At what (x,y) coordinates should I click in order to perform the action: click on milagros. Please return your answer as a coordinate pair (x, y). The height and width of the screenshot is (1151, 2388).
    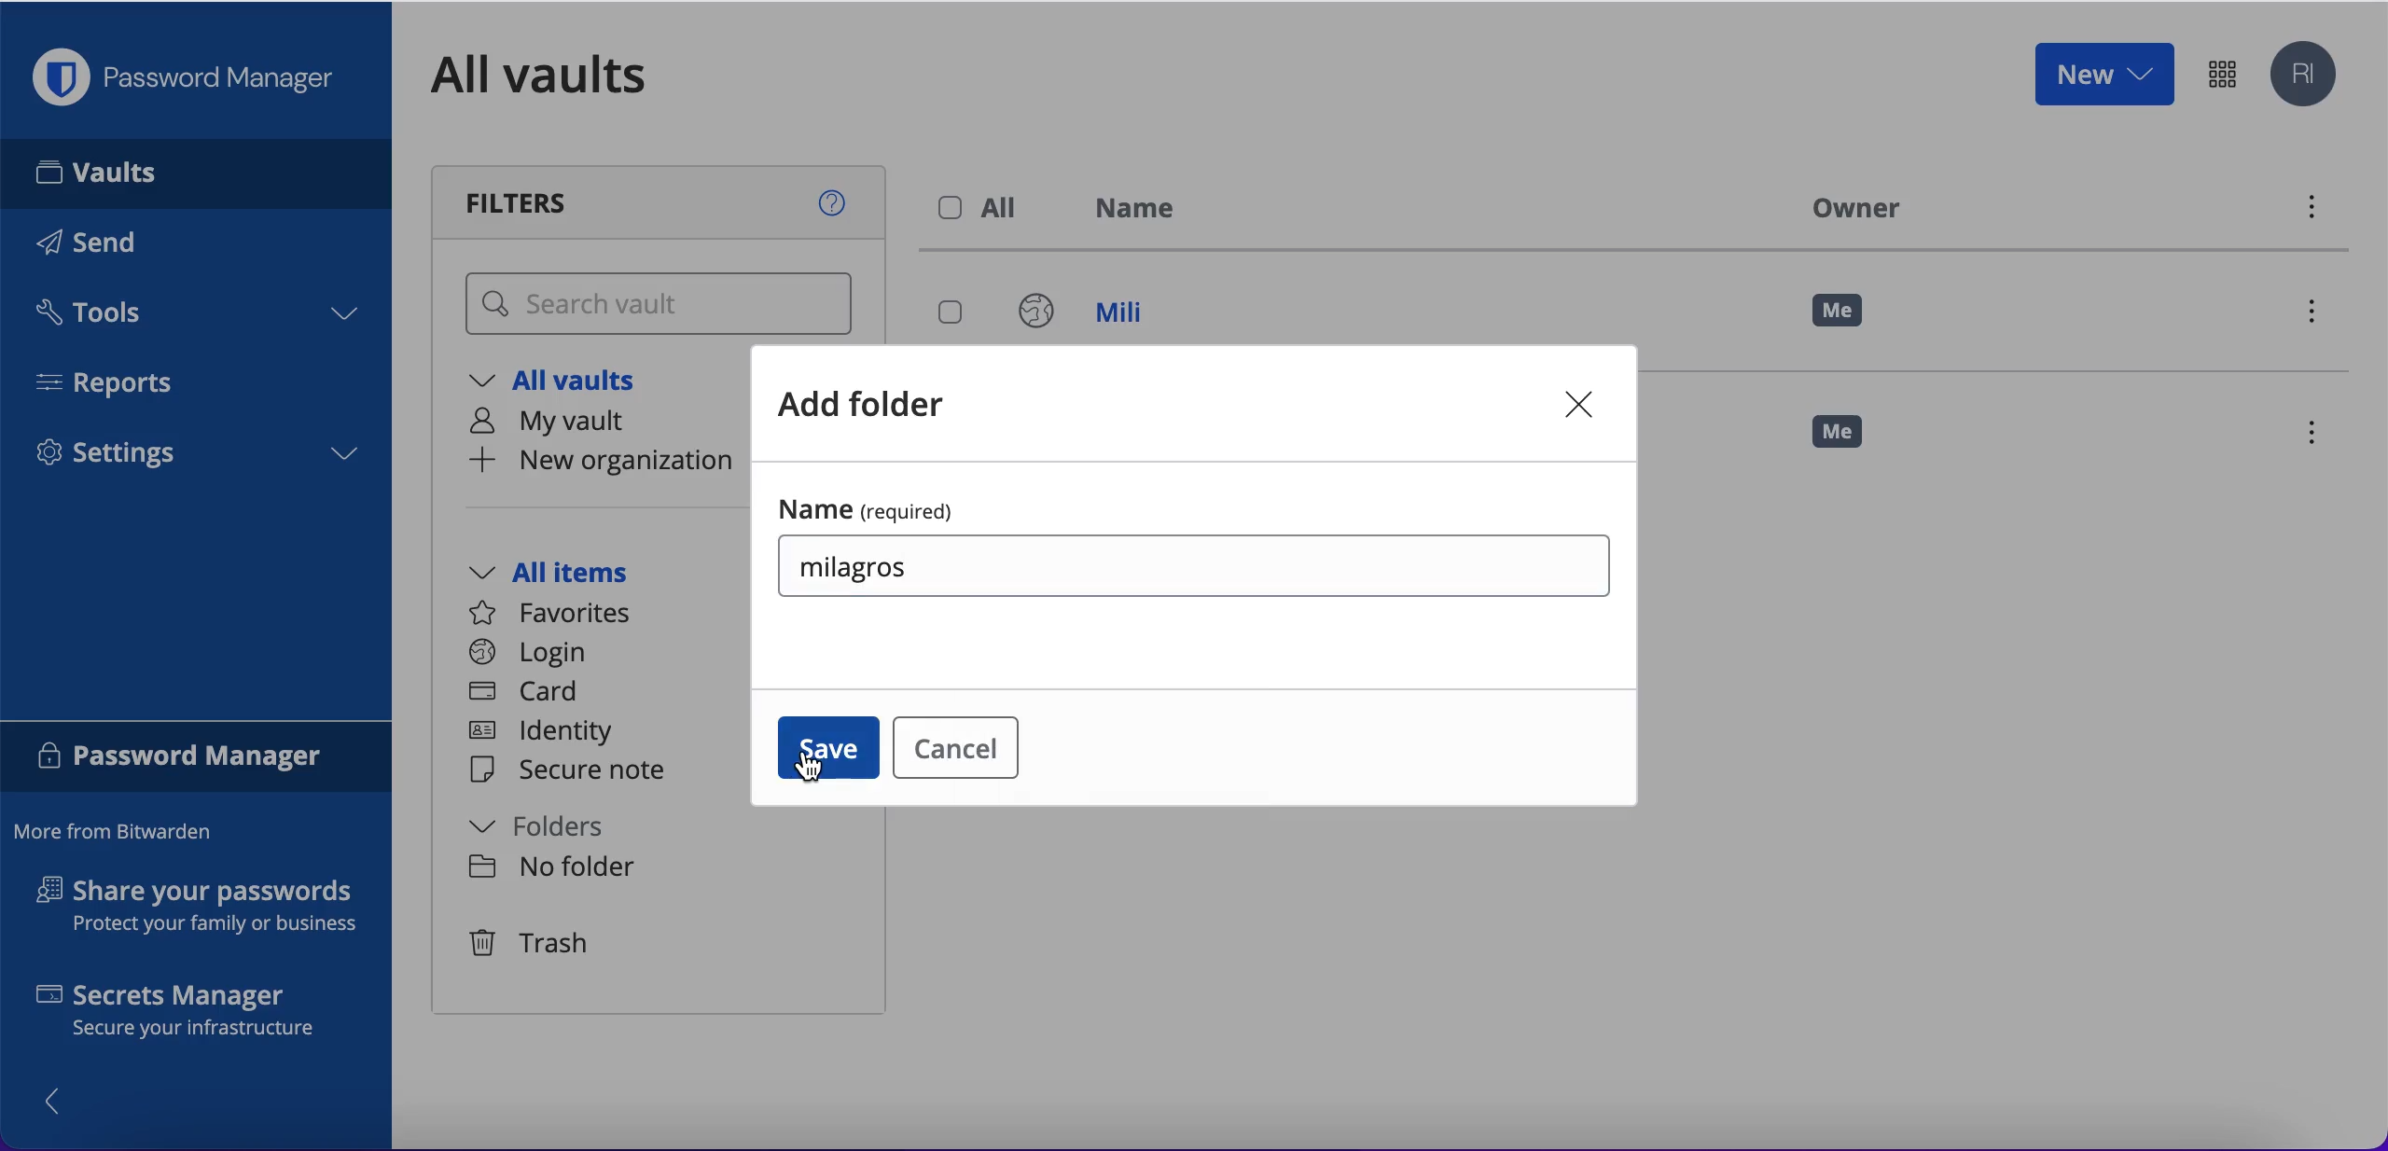
    Looking at the image, I should click on (860, 561).